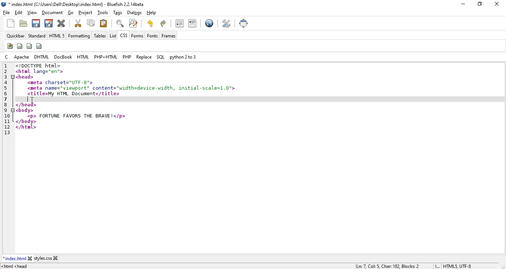 The image size is (506, 269). What do you see at coordinates (144, 57) in the screenshot?
I see `replace` at bounding box center [144, 57].